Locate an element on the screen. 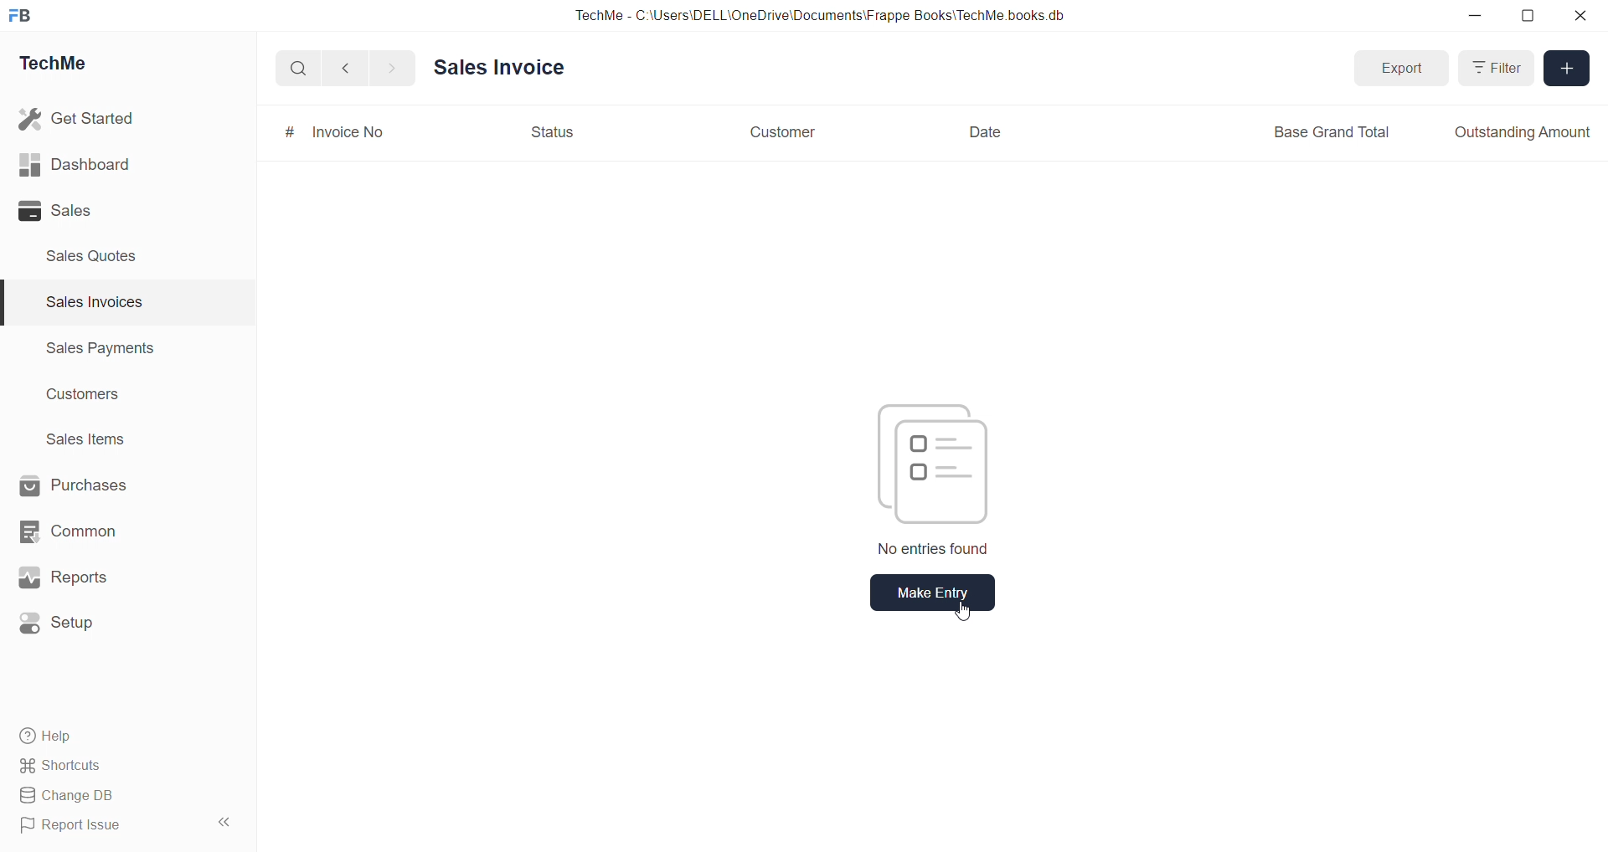 This screenshot has width=1608, height=852. FB is located at coordinates (20, 17).